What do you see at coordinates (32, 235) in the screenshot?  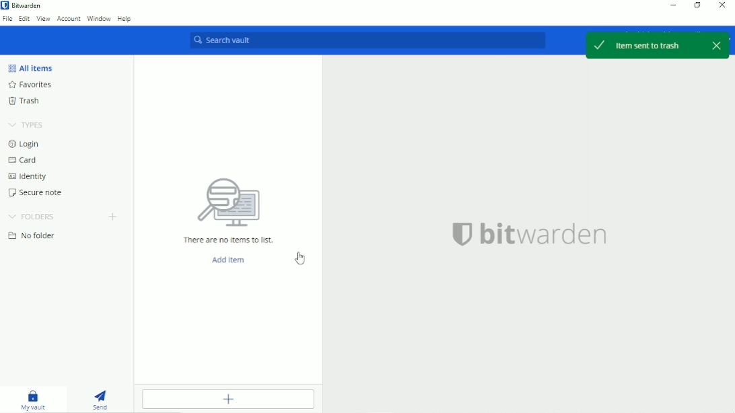 I see `No folder` at bounding box center [32, 235].